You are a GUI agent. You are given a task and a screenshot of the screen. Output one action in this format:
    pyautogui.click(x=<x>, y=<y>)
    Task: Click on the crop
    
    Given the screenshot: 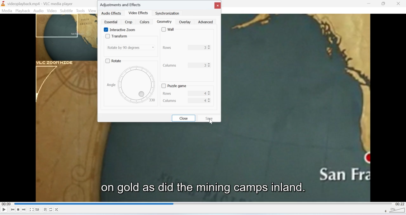 What is the action you would take?
    pyautogui.click(x=128, y=22)
    